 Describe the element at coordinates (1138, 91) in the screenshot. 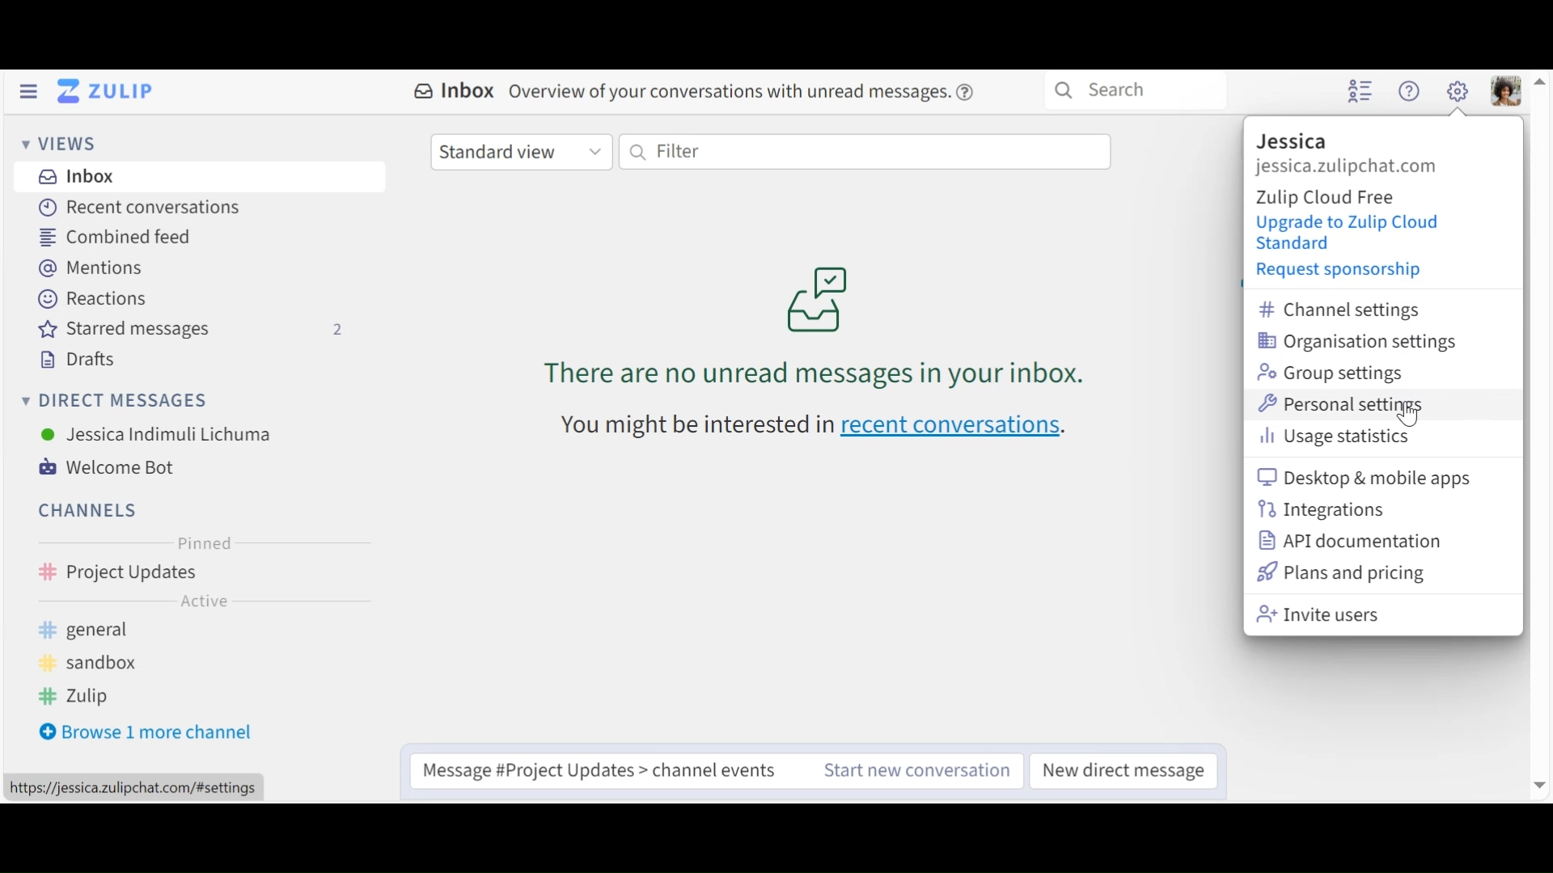

I see `Search` at that location.